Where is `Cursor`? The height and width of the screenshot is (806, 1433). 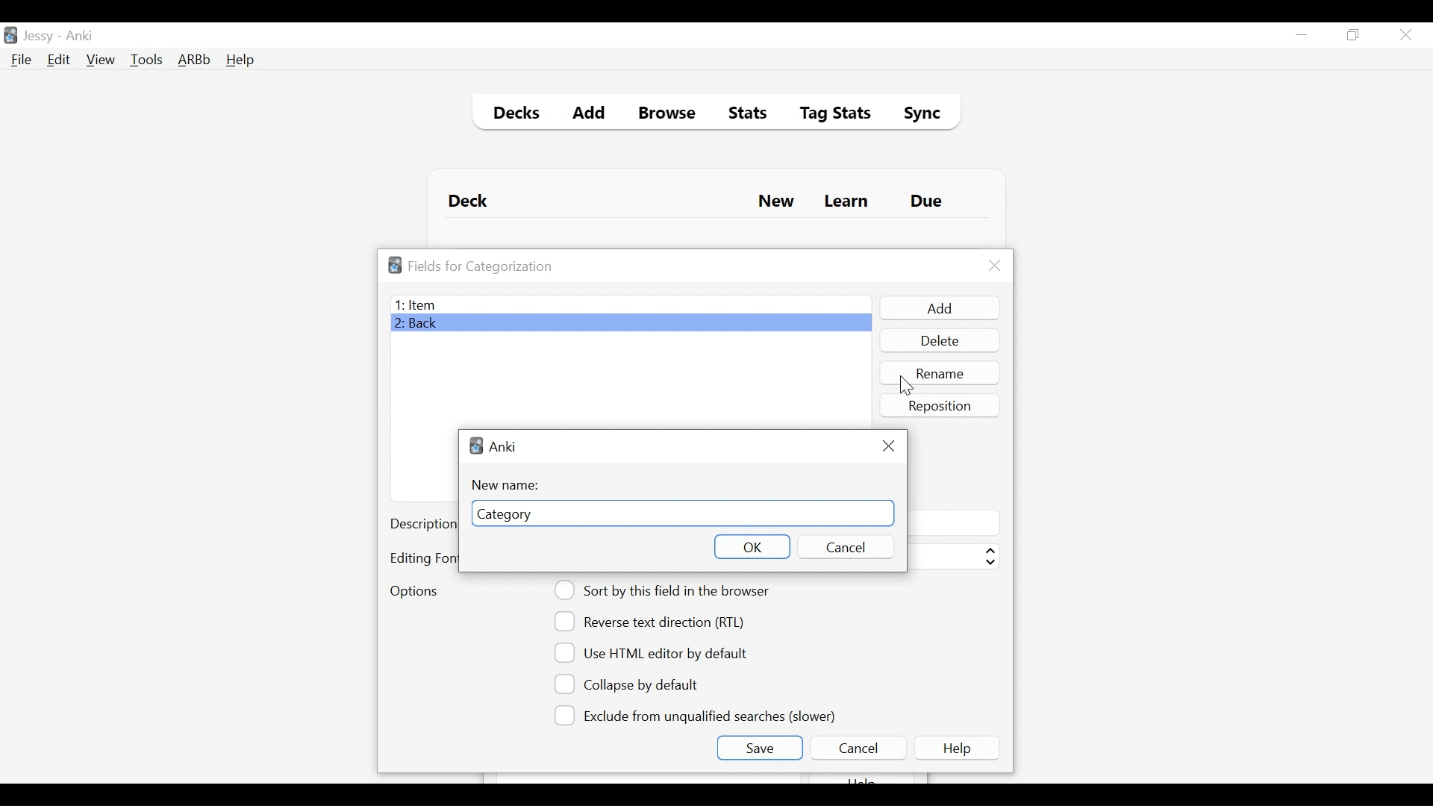 Cursor is located at coordinates (902, 387).